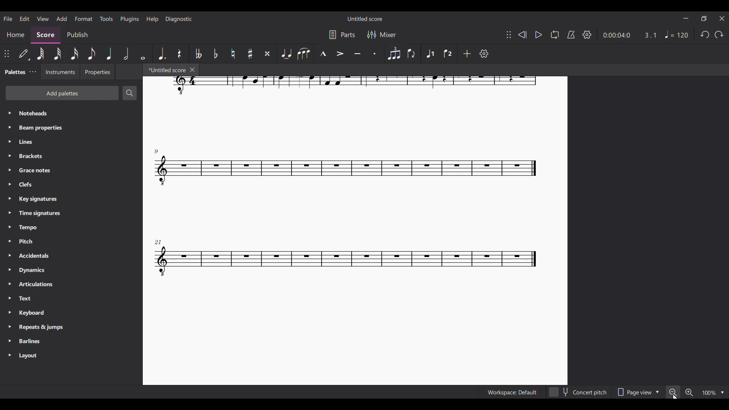  Describe the element at coordinates (62, 19) in the screenshot. I see `Add menu` at that location.